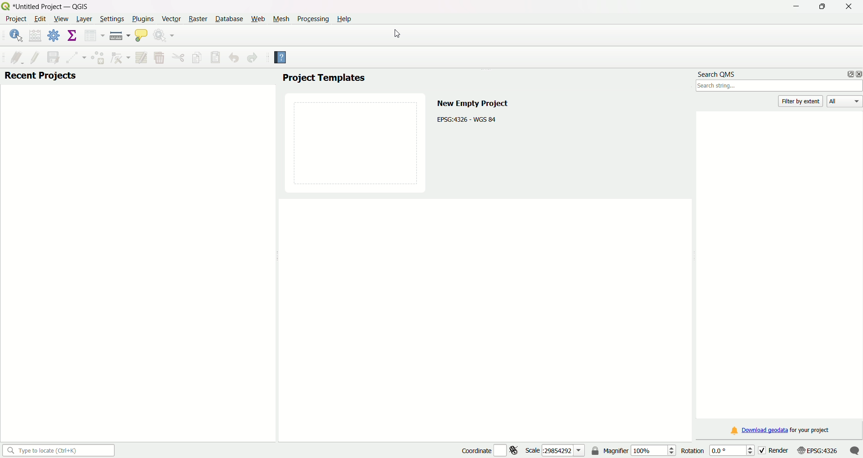 The width and height of the screenshot is (863, 458). What do you see at coordinates (802, 101) in the screenshot?
I see `filter` at bounding box center [802, 101].